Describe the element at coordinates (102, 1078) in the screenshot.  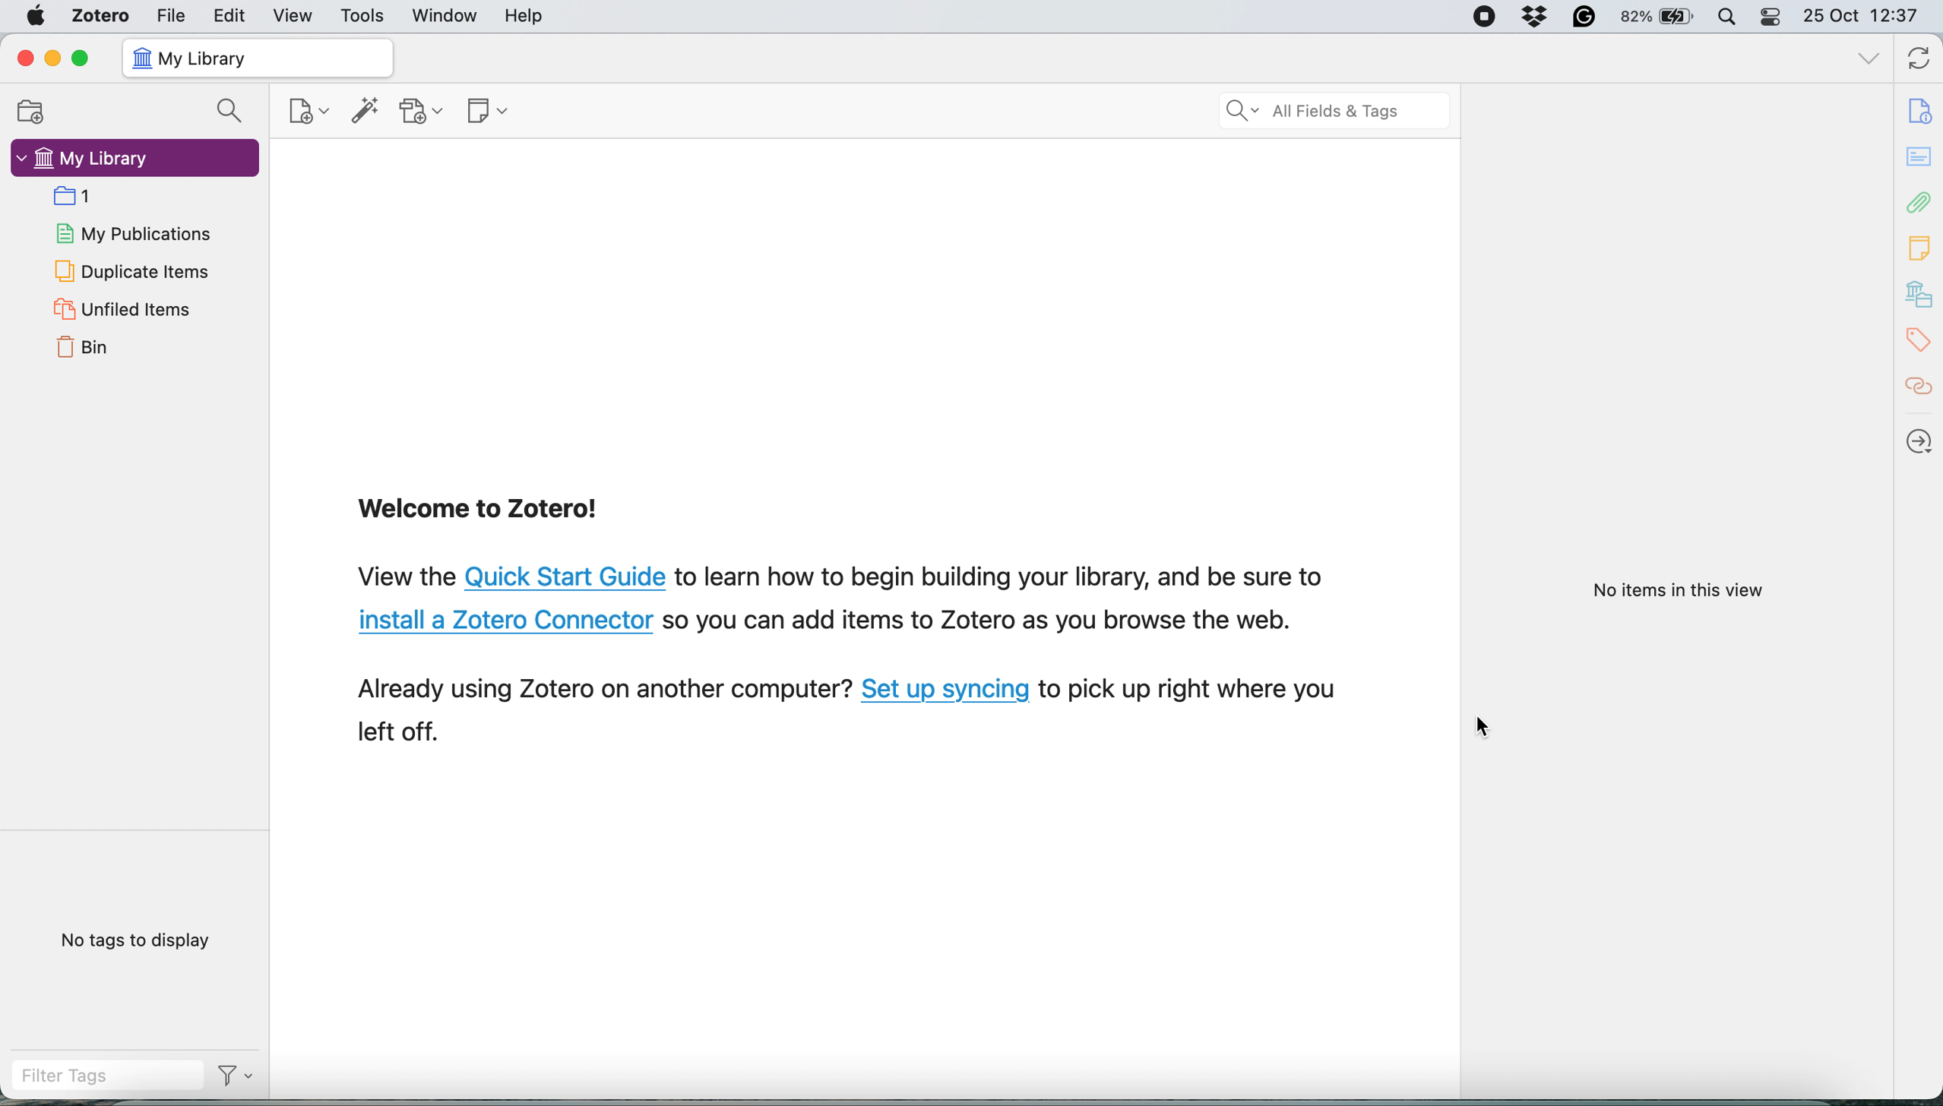
I see `filter tags` at that location.